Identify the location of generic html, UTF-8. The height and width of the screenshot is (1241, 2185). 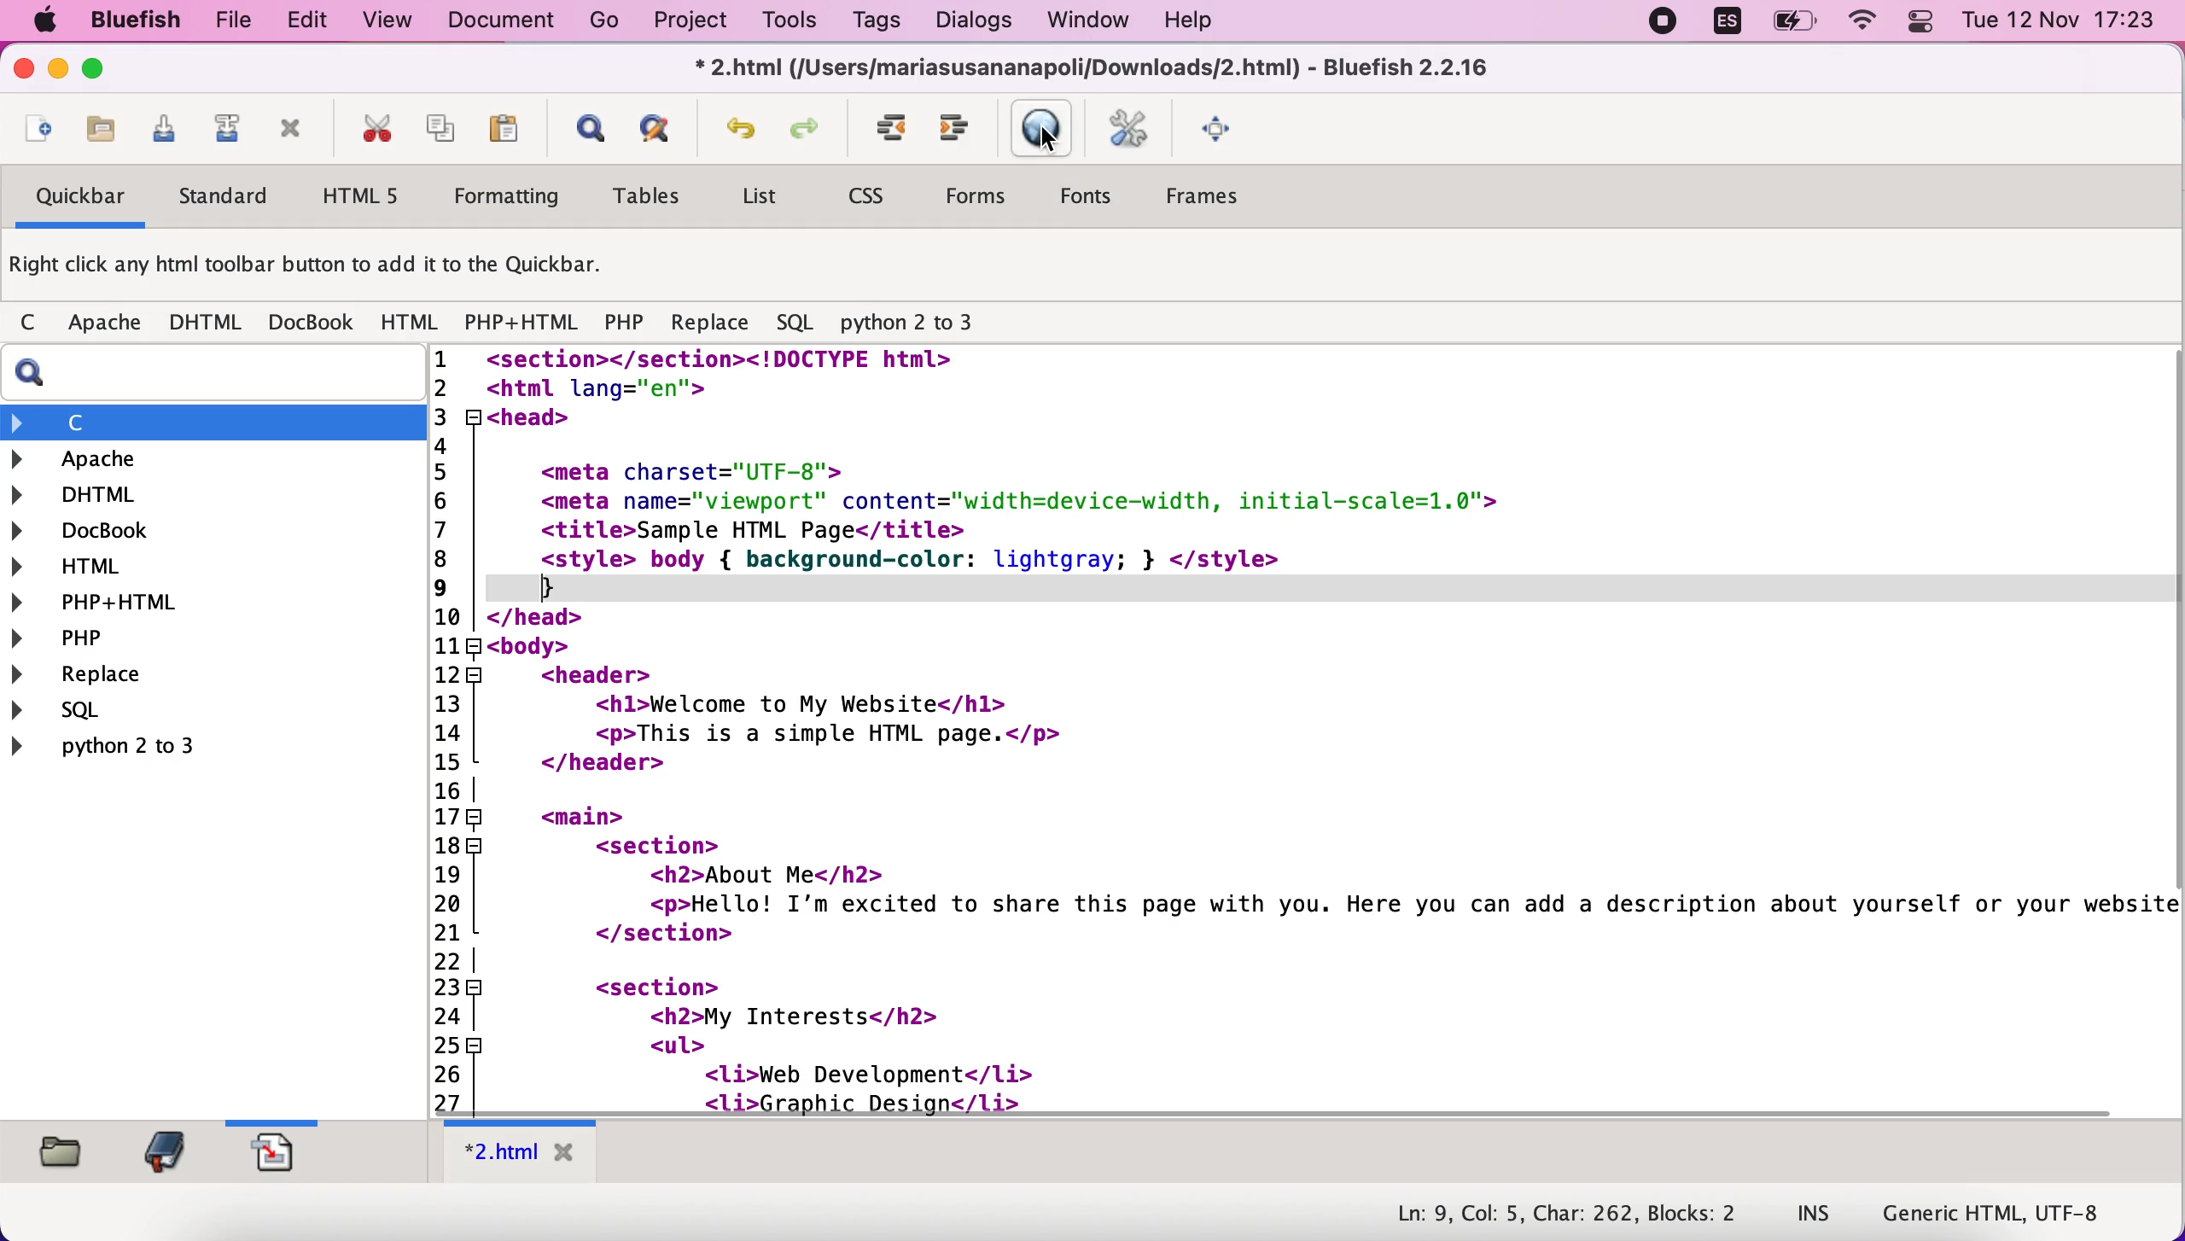
(2001, 1215).